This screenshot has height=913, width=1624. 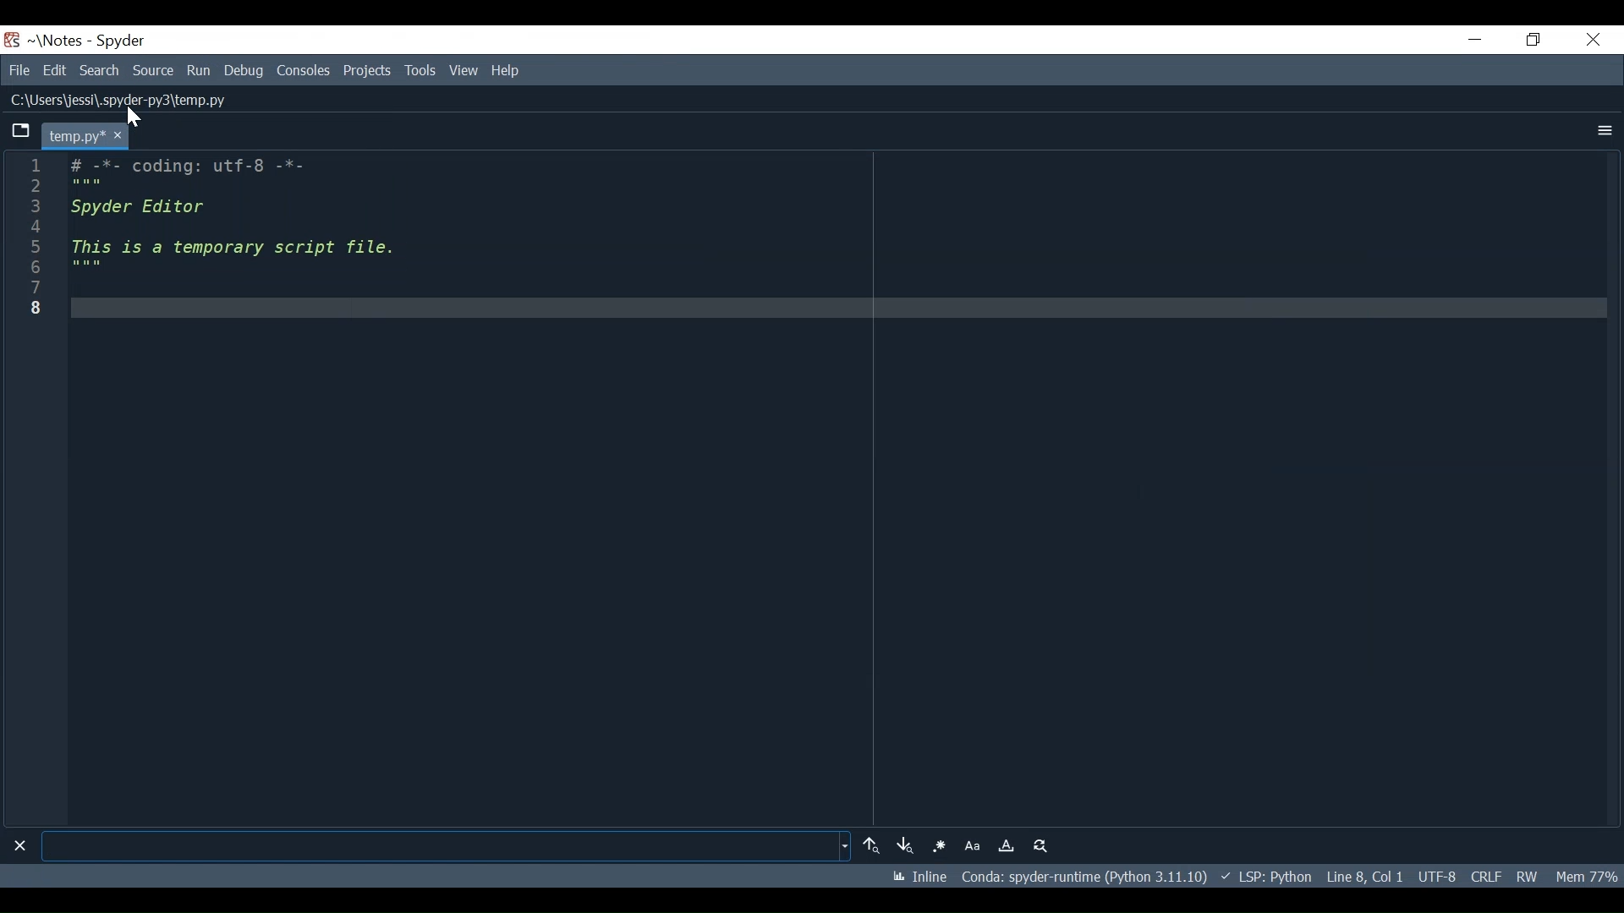 What do you see at coordinates (975, 845) in the screenshot?
I see `Enable case Sensitive searches` at bounding box center [975, 845].